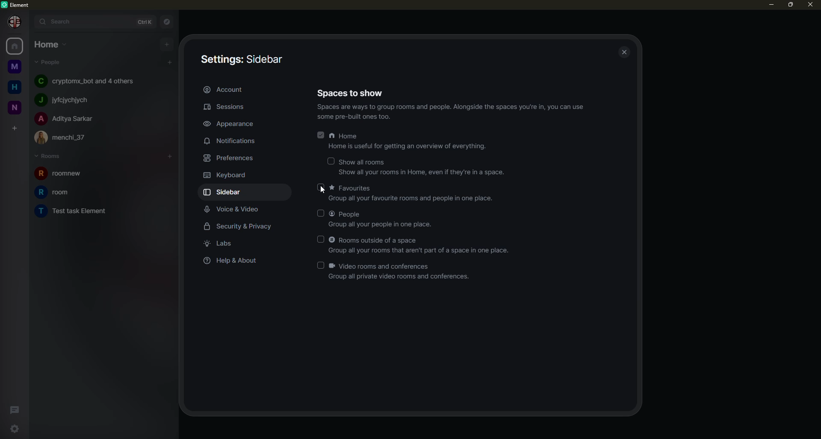 This screenshot has height=439, width=821. Describe the element at coordinates (226, 174) in the screenshot. I see `keyboard` at that location.